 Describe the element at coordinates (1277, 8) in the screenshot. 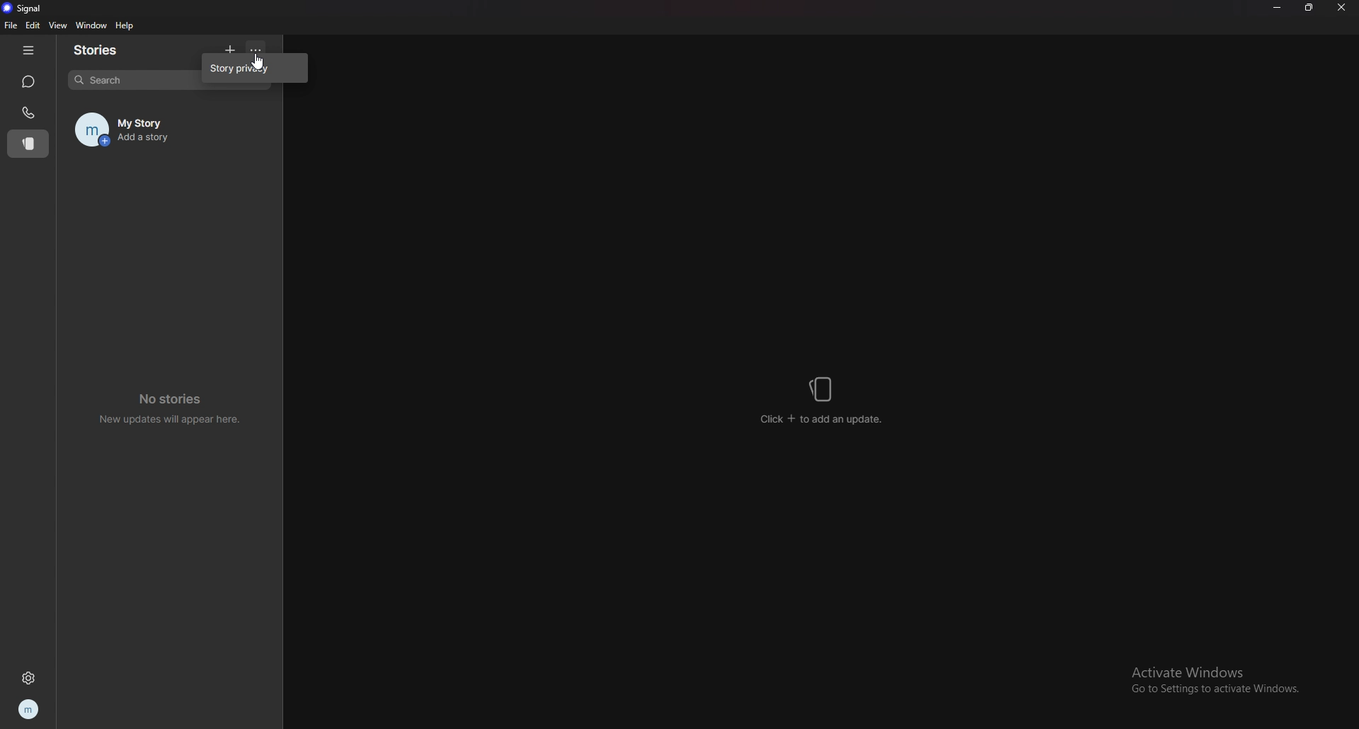

I see `minimize` at that location.